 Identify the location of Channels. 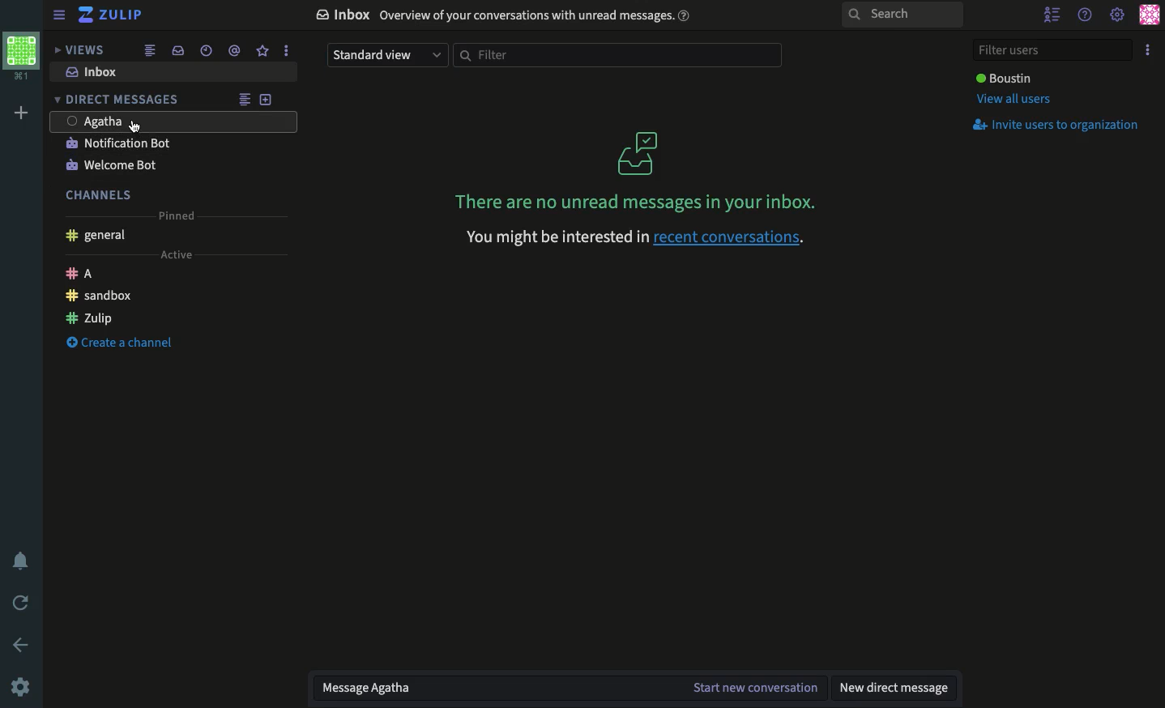
(104, 194).